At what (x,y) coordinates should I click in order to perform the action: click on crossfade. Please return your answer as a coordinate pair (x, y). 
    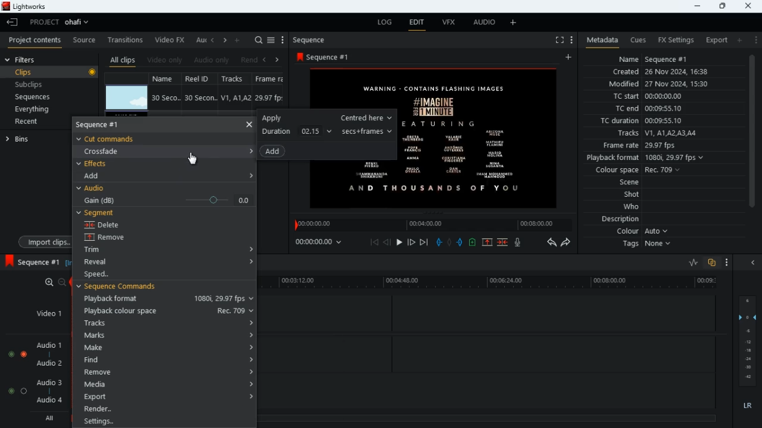
    Looking at the image, I should click on (108, 151).